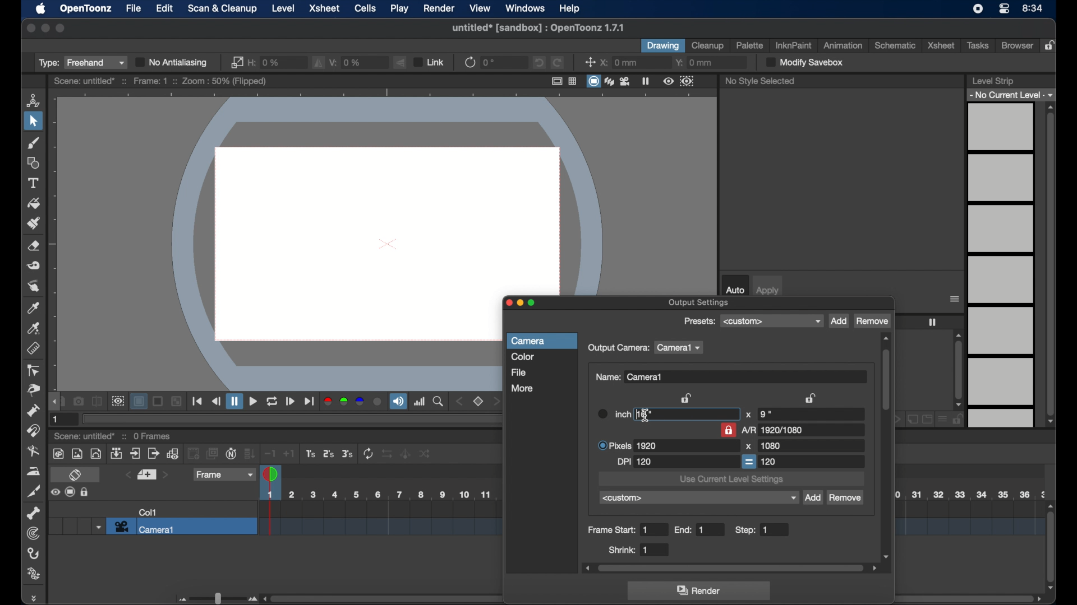 The height and width of the screenshot is (605, 1077). What do you see at coordinates (1051, 546) in the screenshot?
I see `scroll box` at bounding box center [1051, 546].